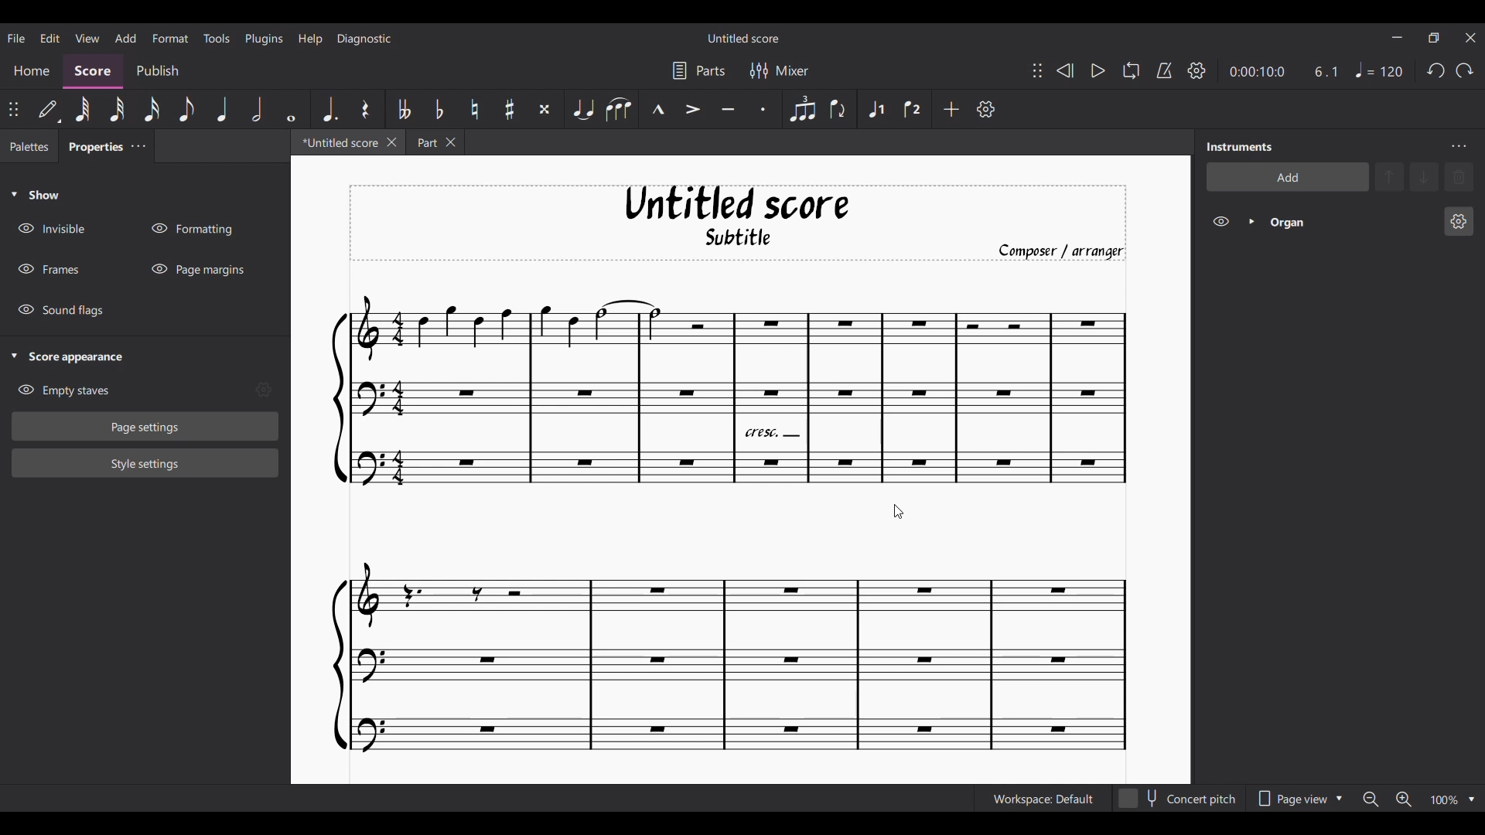 The height and width of the screenshot is (835, 1485). I want to click on Add, so click(951, 108).